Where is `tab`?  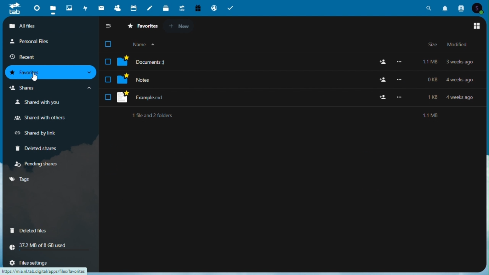 tab is located at coordinates (14, 10).